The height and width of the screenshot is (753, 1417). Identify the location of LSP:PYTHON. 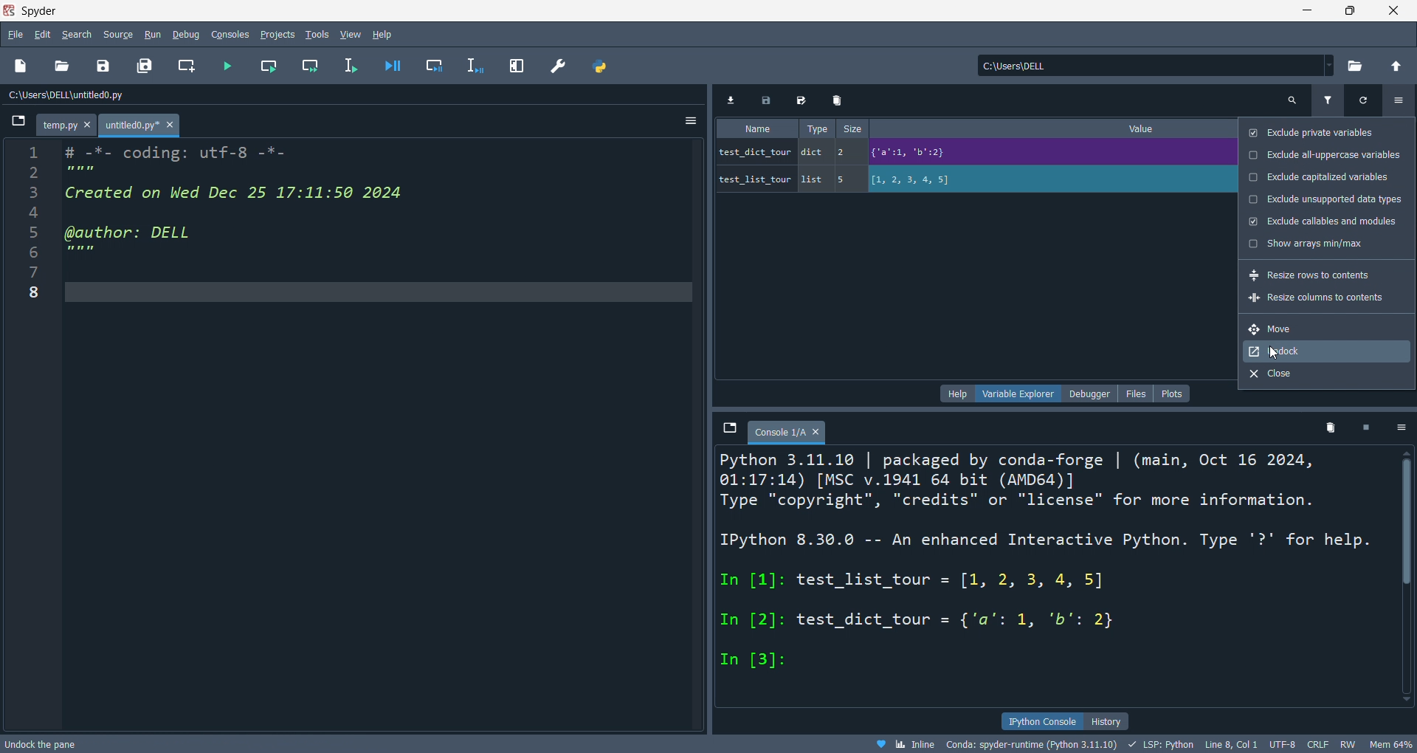
(1164, 744).